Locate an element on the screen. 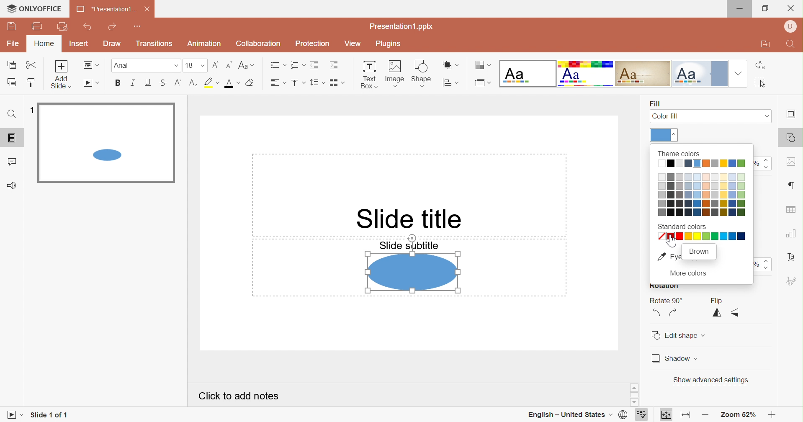  Paragraph settings is located at coordinates (791, 185).